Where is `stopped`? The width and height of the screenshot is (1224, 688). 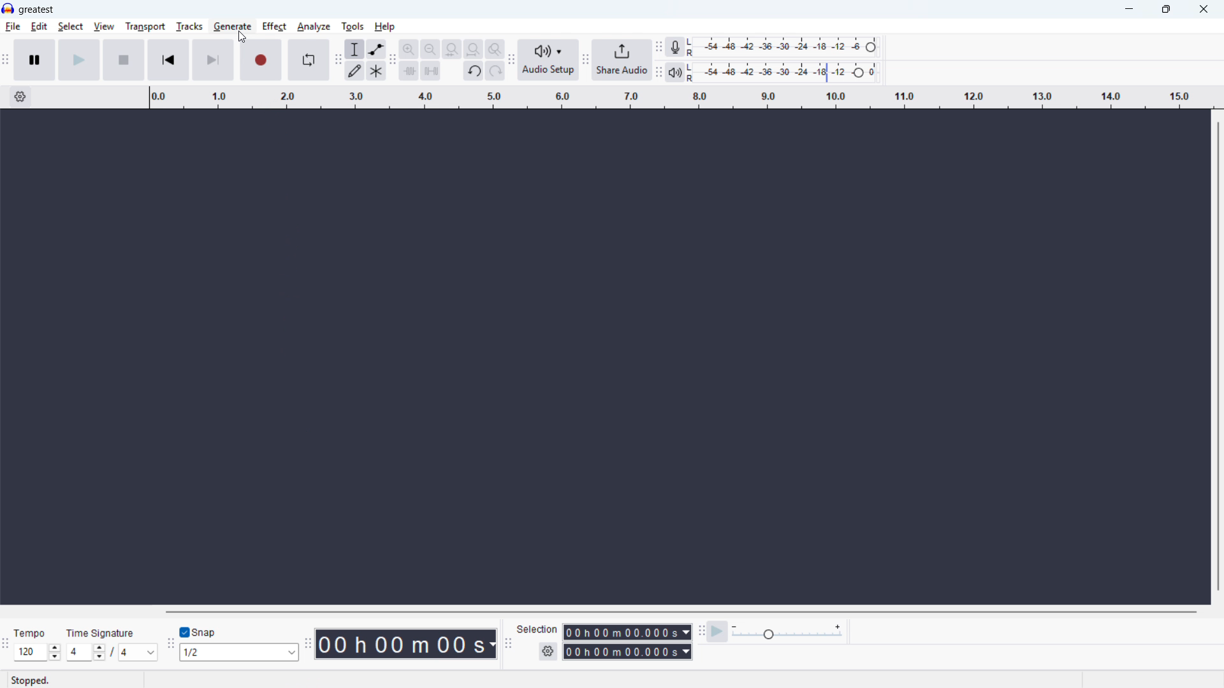
stopped is located at coordinates (31, 681).